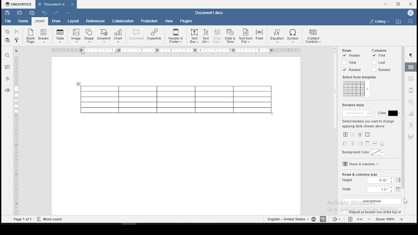  Describe the element at coordinates (73, 21) in the screenshot. I see `layout` at that location.